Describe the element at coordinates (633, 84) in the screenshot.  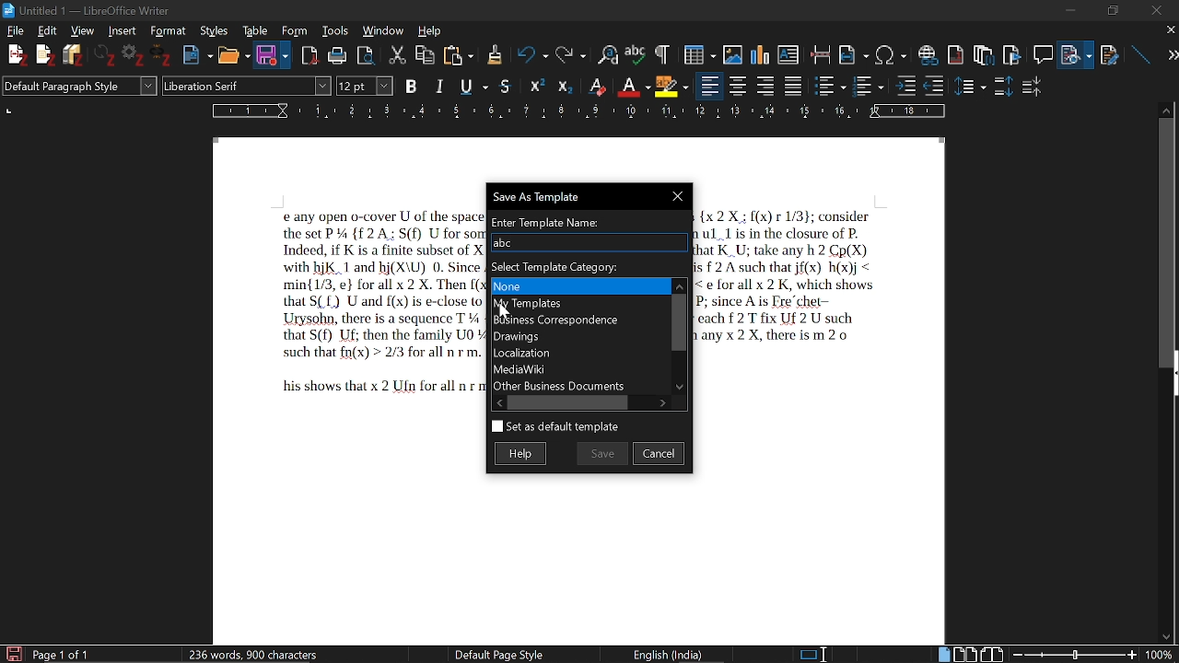
I see `Subscript` at that location.